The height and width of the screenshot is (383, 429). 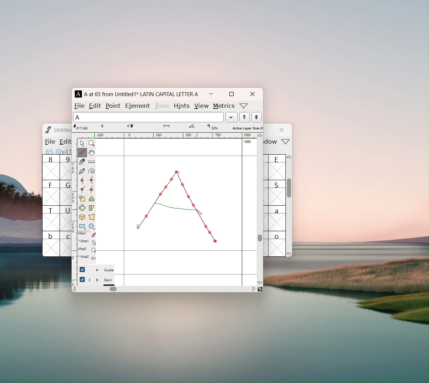 I want to click on Mse1, so click(x=88, y=234).